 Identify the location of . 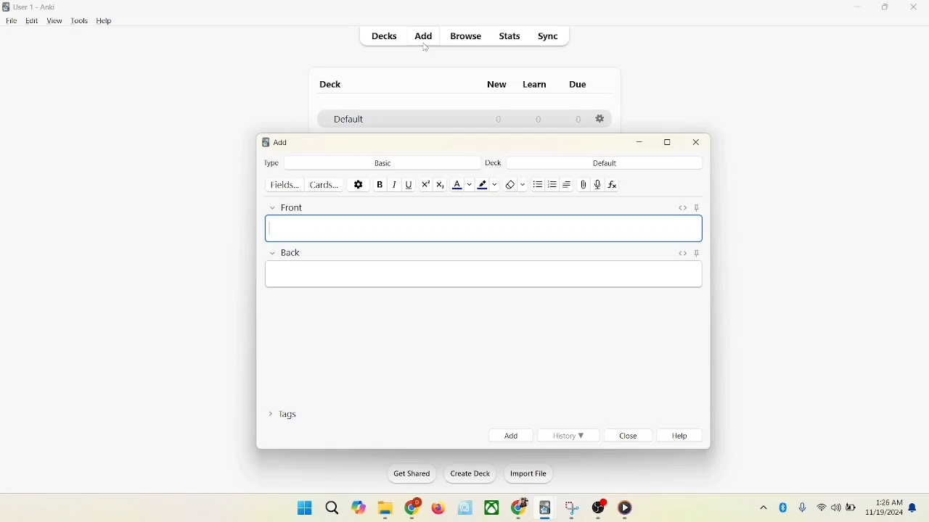
(500, 120).